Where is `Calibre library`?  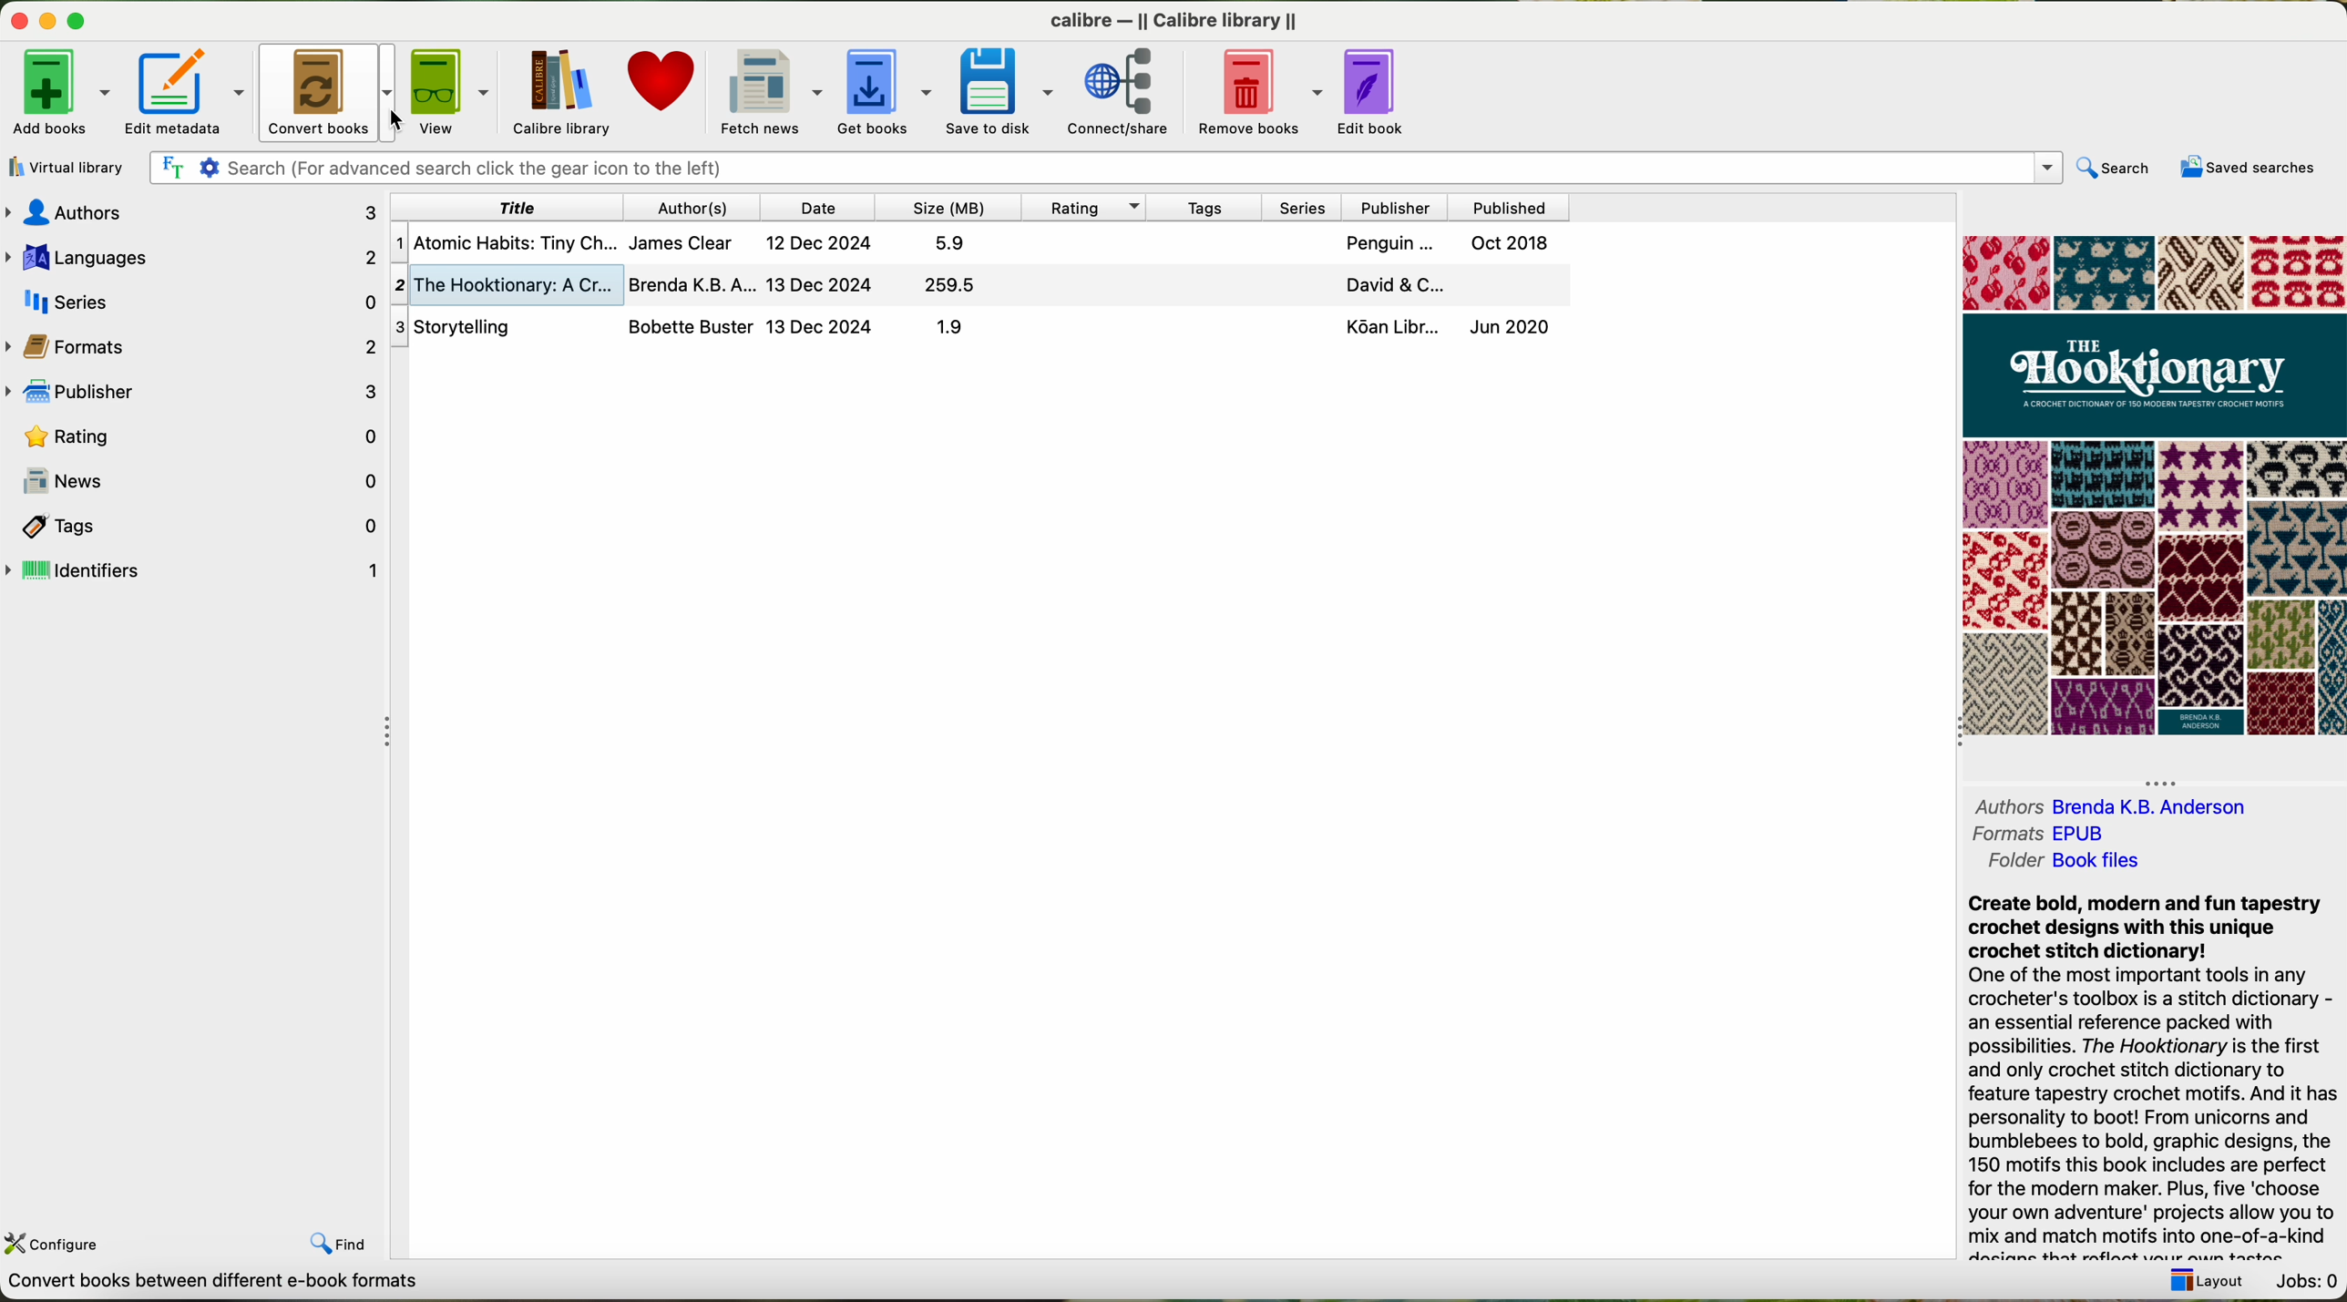
Calibre library is located at coordinates (1173, 19).